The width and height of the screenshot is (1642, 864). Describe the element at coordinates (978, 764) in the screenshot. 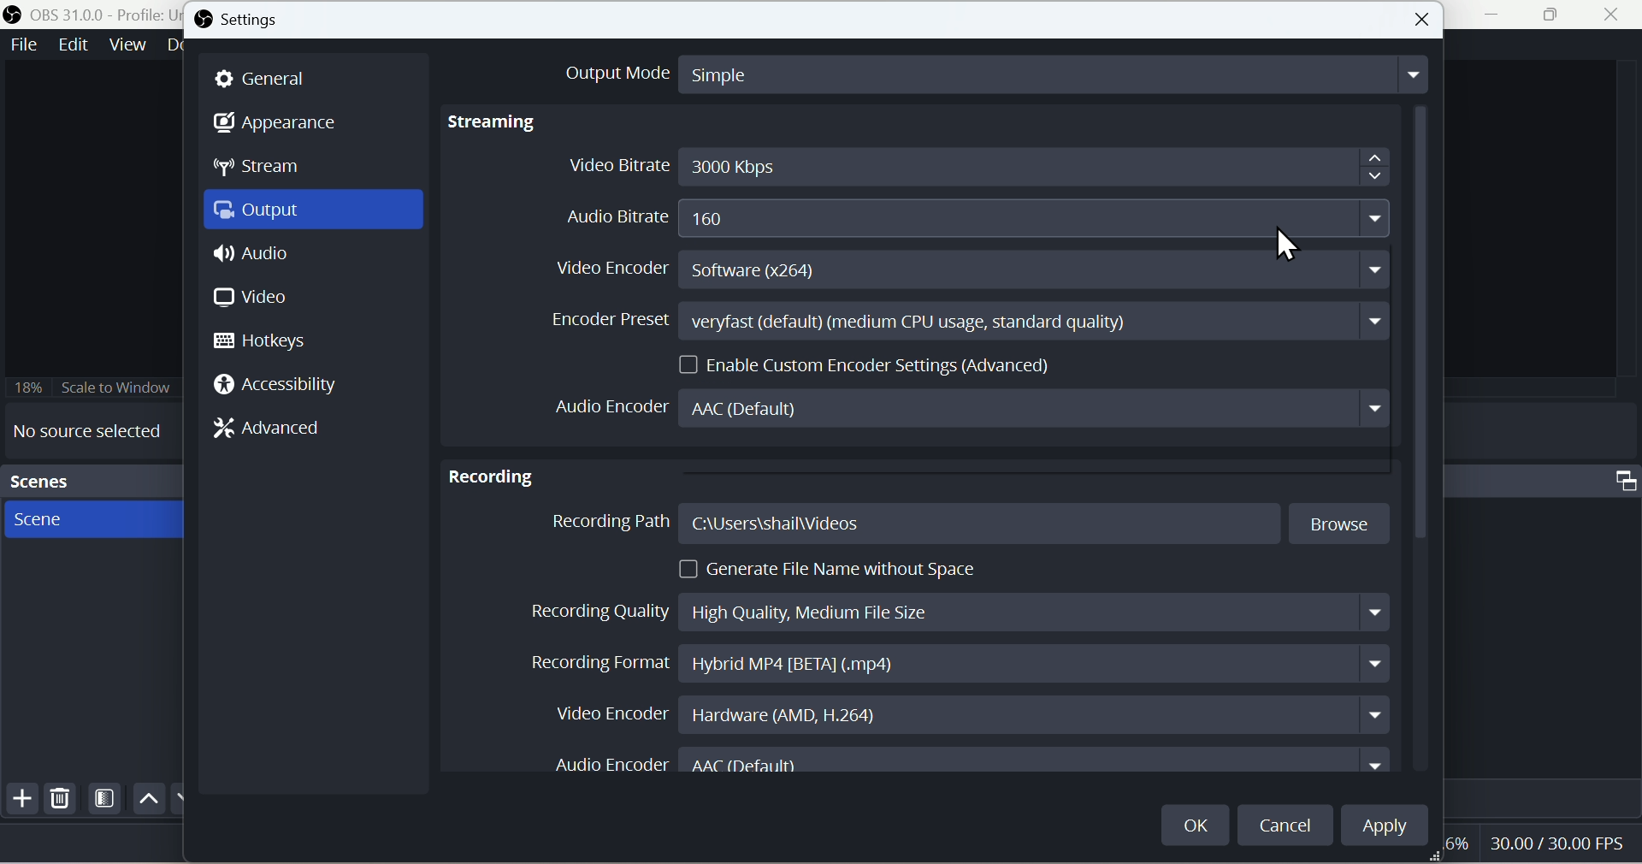

I see `Audio Encoder` at that location.